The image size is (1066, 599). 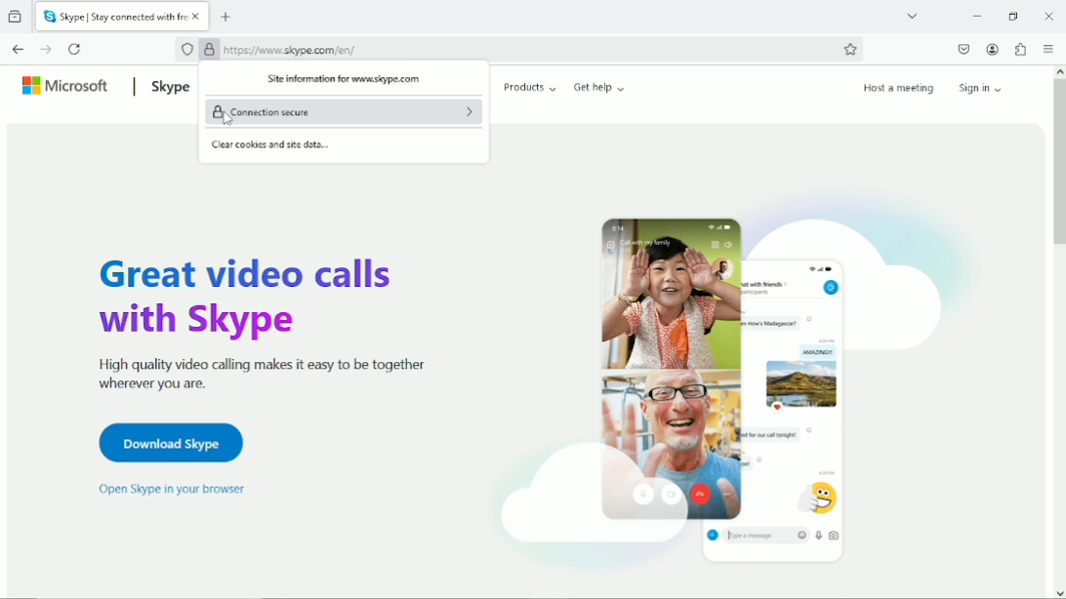 What do you see at coordinates (290, 49) in the screenshot?
I see `httpsy//www.skype.com/en/` at bounding box center [290, 49].